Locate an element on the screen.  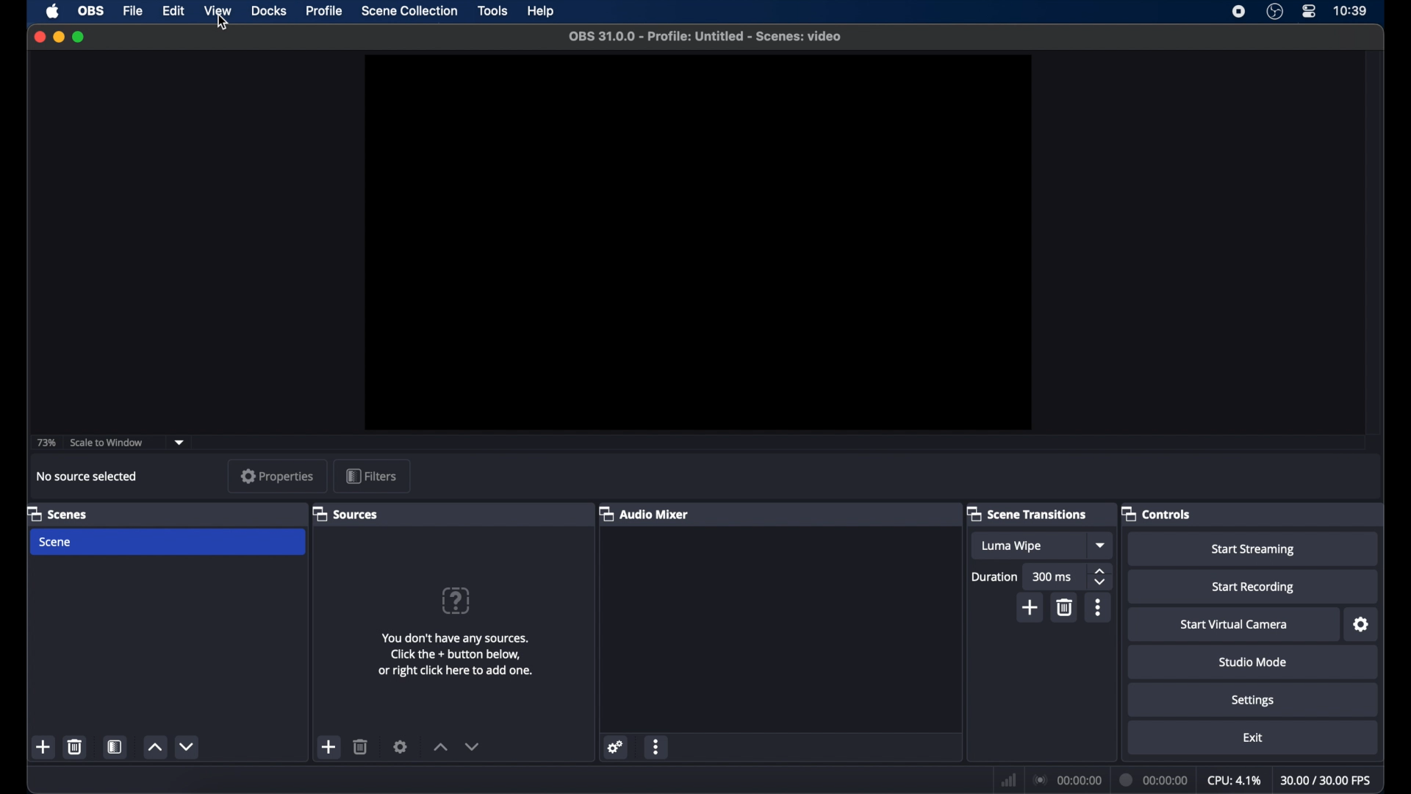
decrement is located at coordinates (477, 747).